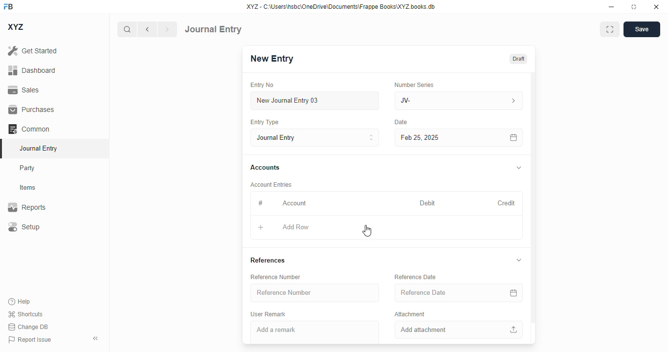 Image resolution: width=668 pixels, height=352 pixels. What do you see at coordinates (507, 203) in the screenshot?
I see `credit` at bounding box center [507, 203].